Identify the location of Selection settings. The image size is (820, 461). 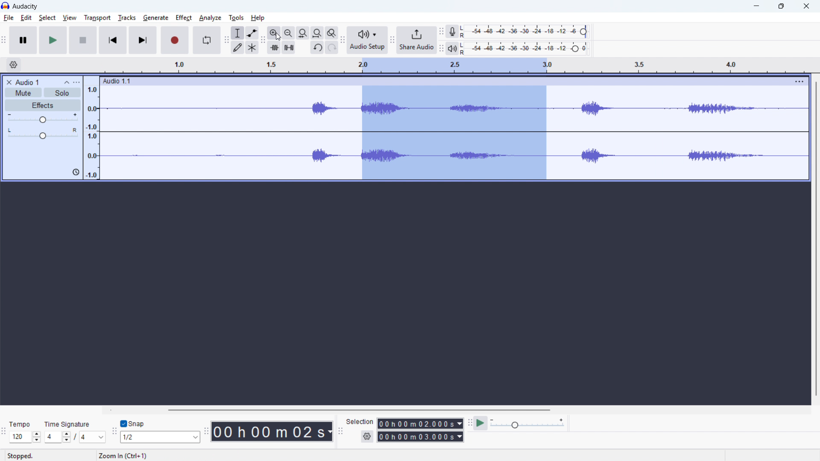
(367, 436).